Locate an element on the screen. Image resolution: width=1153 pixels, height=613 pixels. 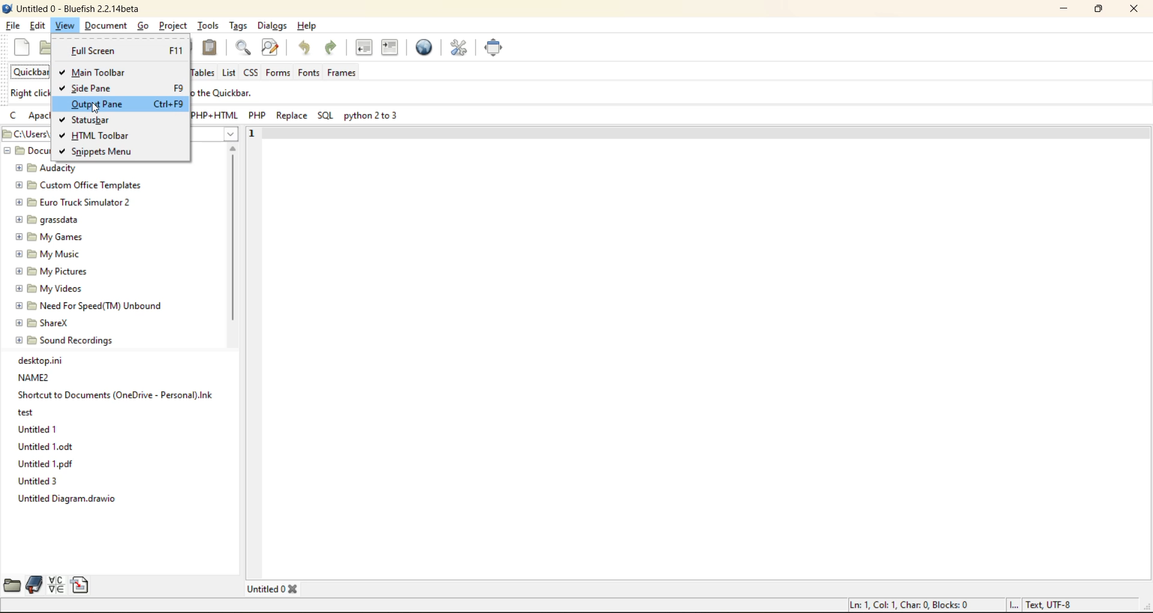
open is located at coordinates (47, 49).